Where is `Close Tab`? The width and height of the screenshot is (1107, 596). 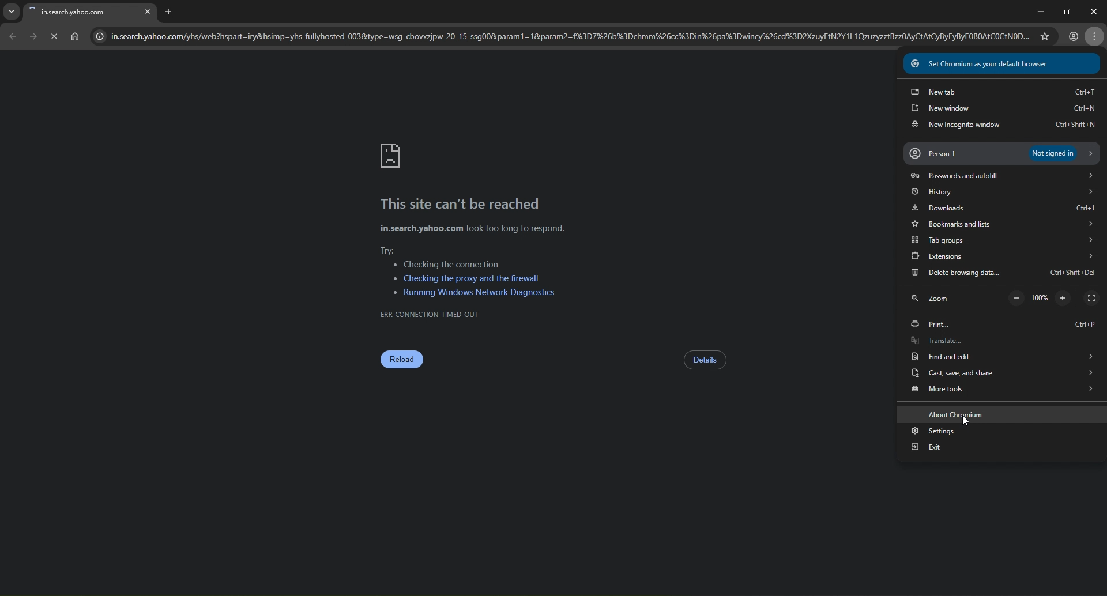 Close Tab is located at coordinates (148, 10).